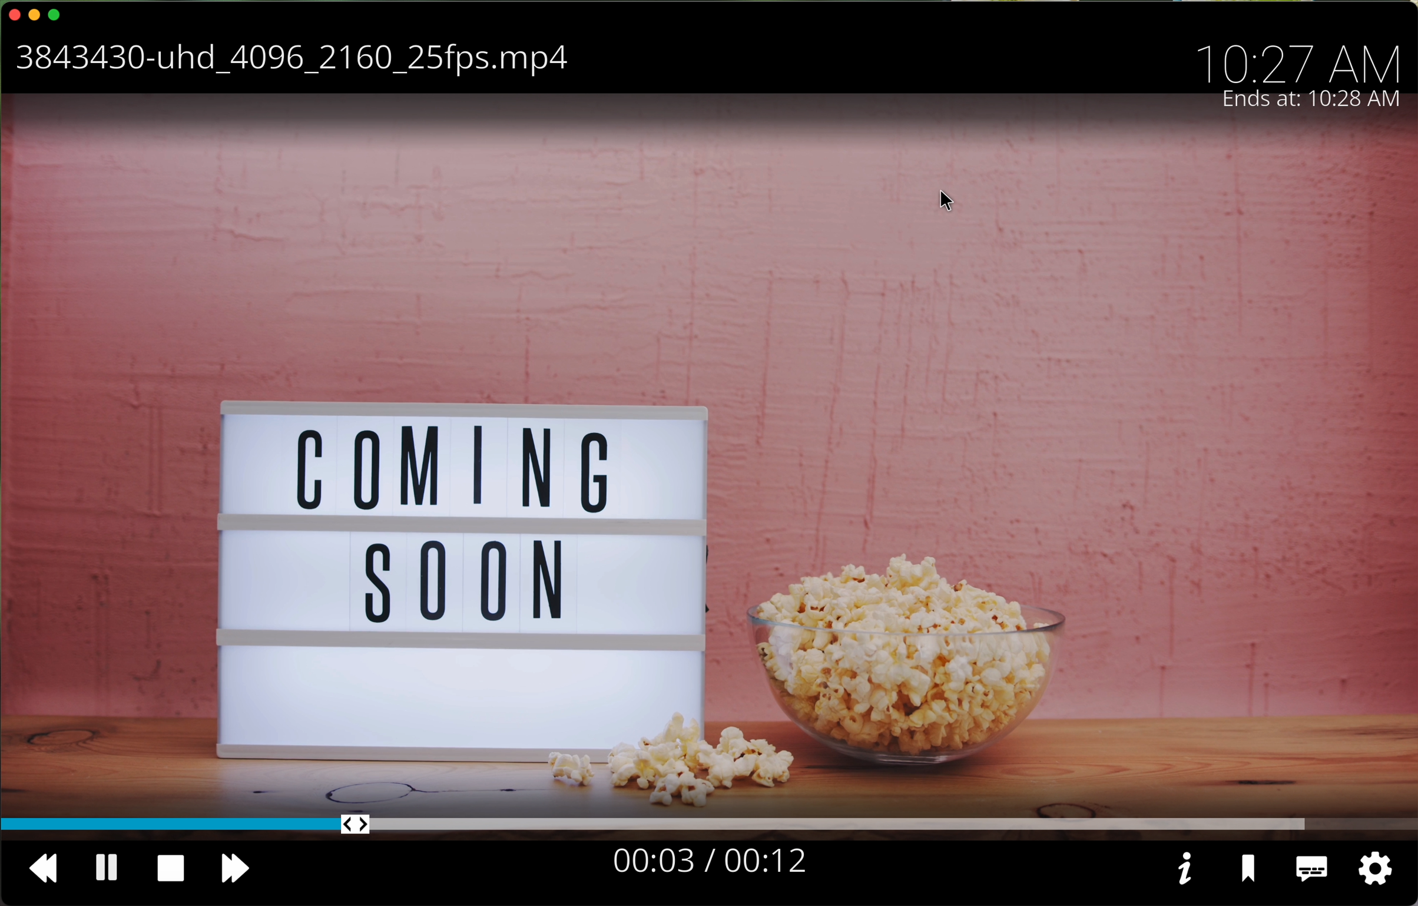  I want to click on subtitles, so click(1313, 871).